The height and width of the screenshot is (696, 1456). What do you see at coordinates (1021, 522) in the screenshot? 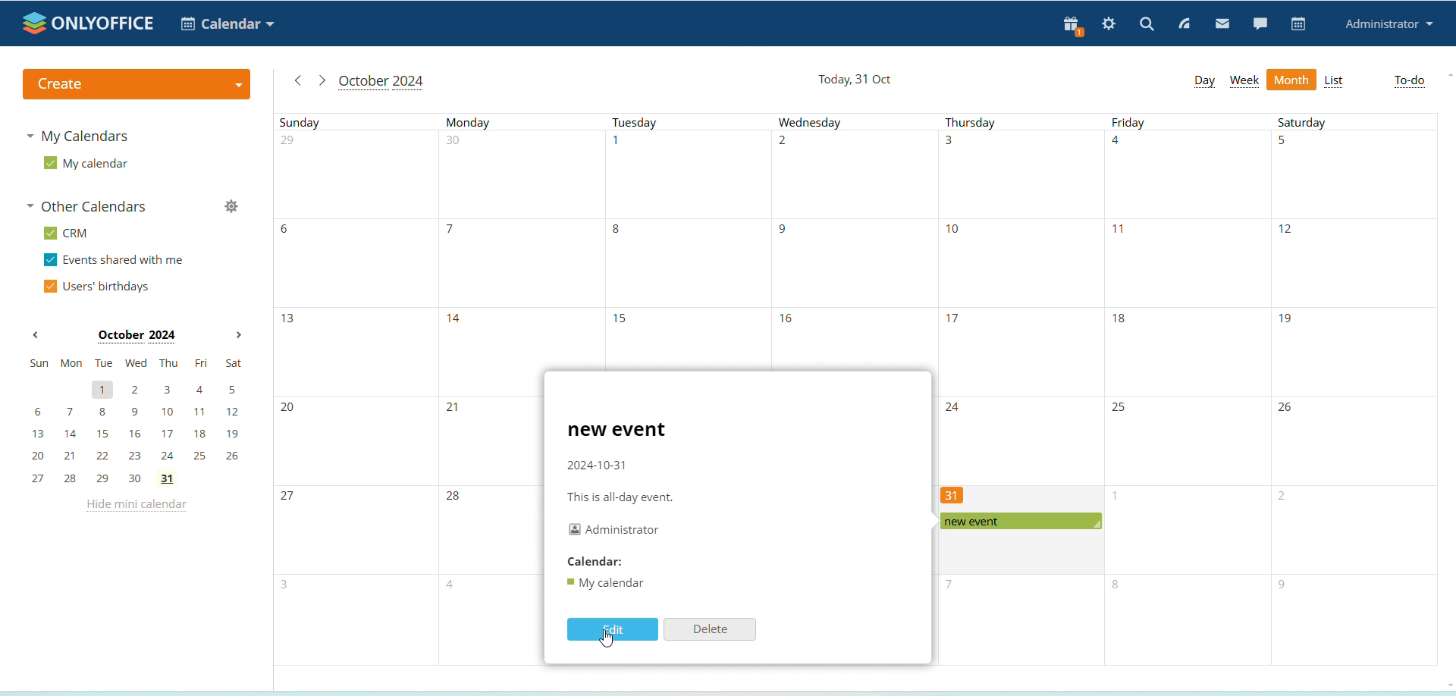
I see `existing event on Thursday 31st` at bounding box center [1021, 522].